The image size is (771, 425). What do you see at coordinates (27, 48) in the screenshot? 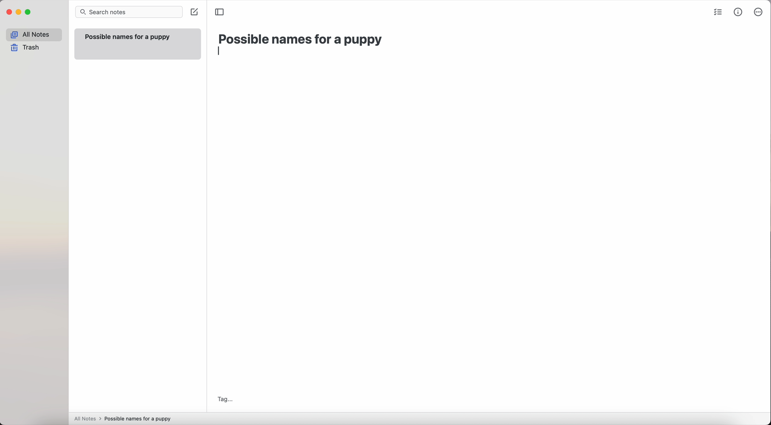
I see `trash` at bounding box center [27, 48].